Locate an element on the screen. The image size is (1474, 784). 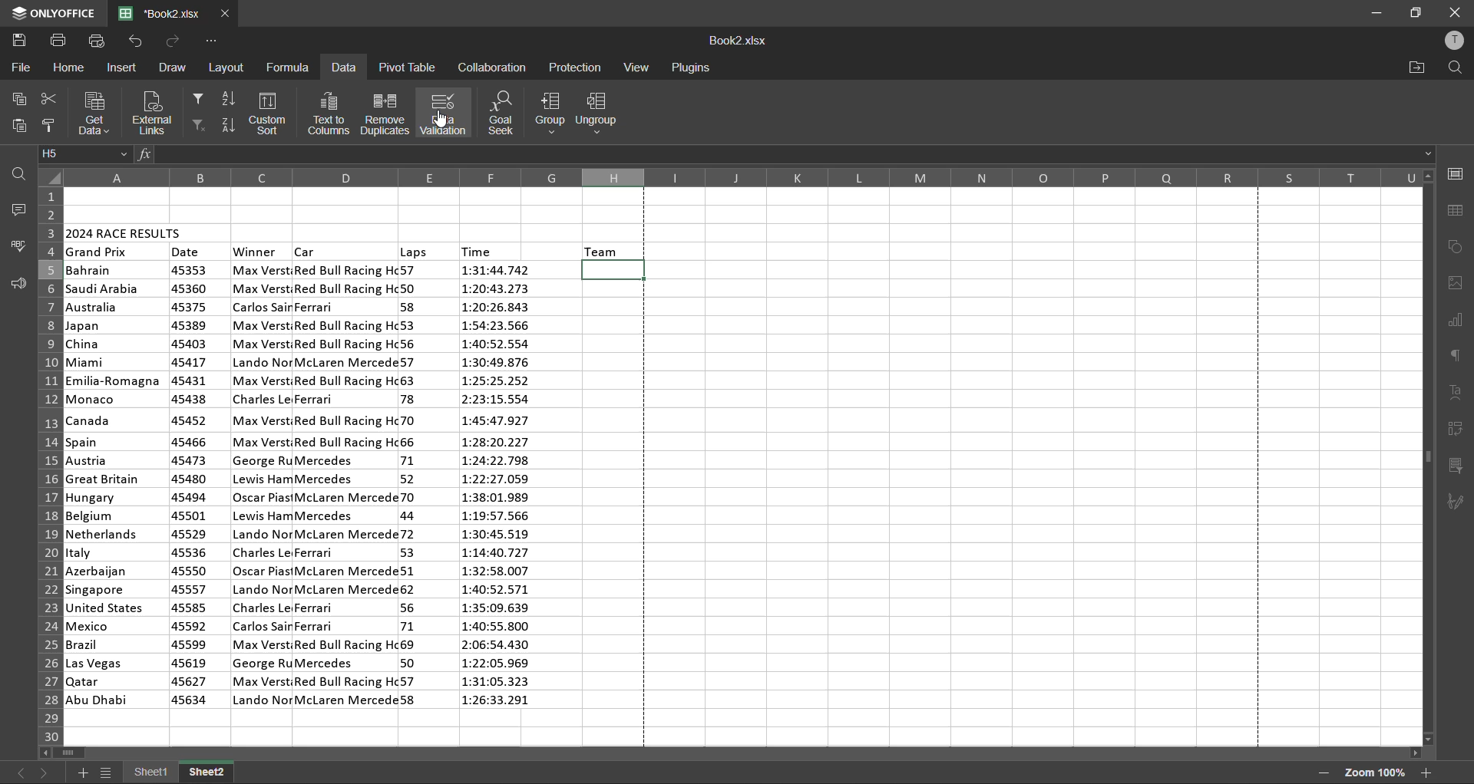
data validation is located at coordinates (445, 113).